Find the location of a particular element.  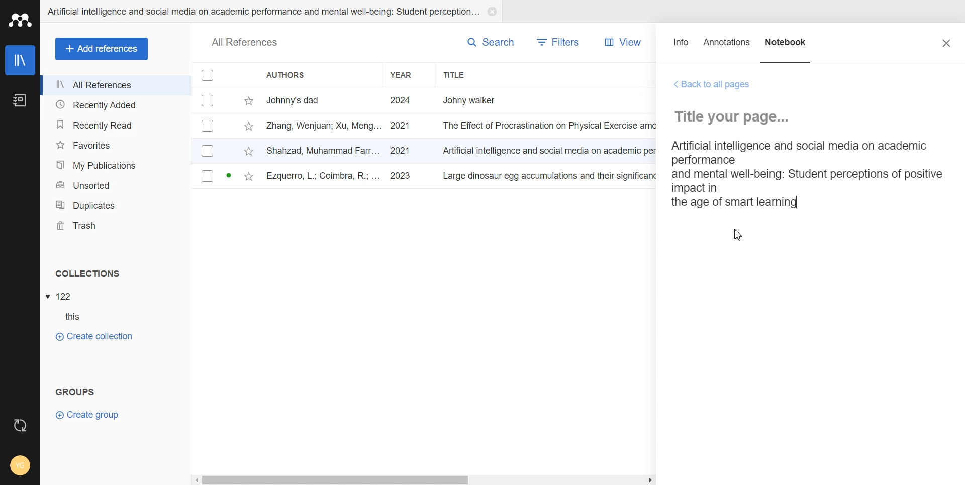

Close is located at coordinates (946, 43).